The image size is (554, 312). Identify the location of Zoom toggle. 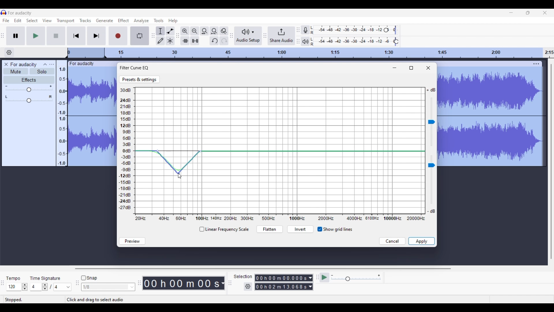
(224, 31).